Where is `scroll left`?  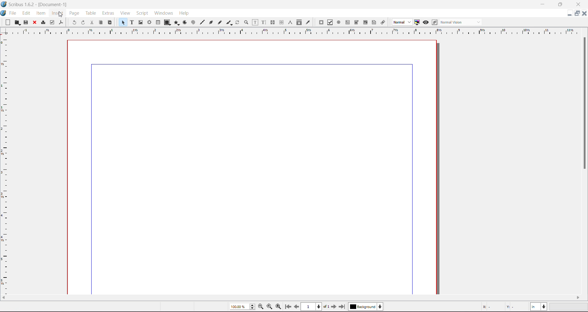 scroll left is located at coordinates (4, 298).